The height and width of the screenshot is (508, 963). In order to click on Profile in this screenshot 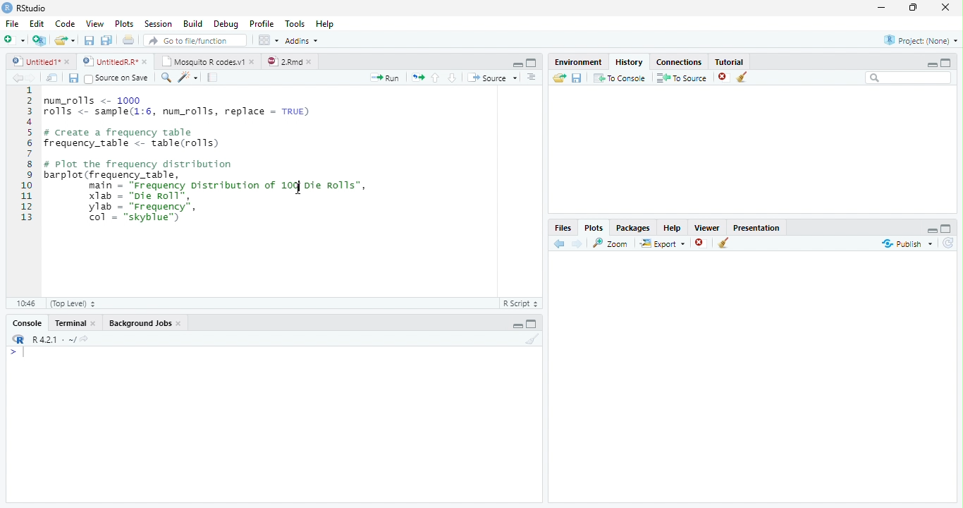, I will do `click(264, 23)`.